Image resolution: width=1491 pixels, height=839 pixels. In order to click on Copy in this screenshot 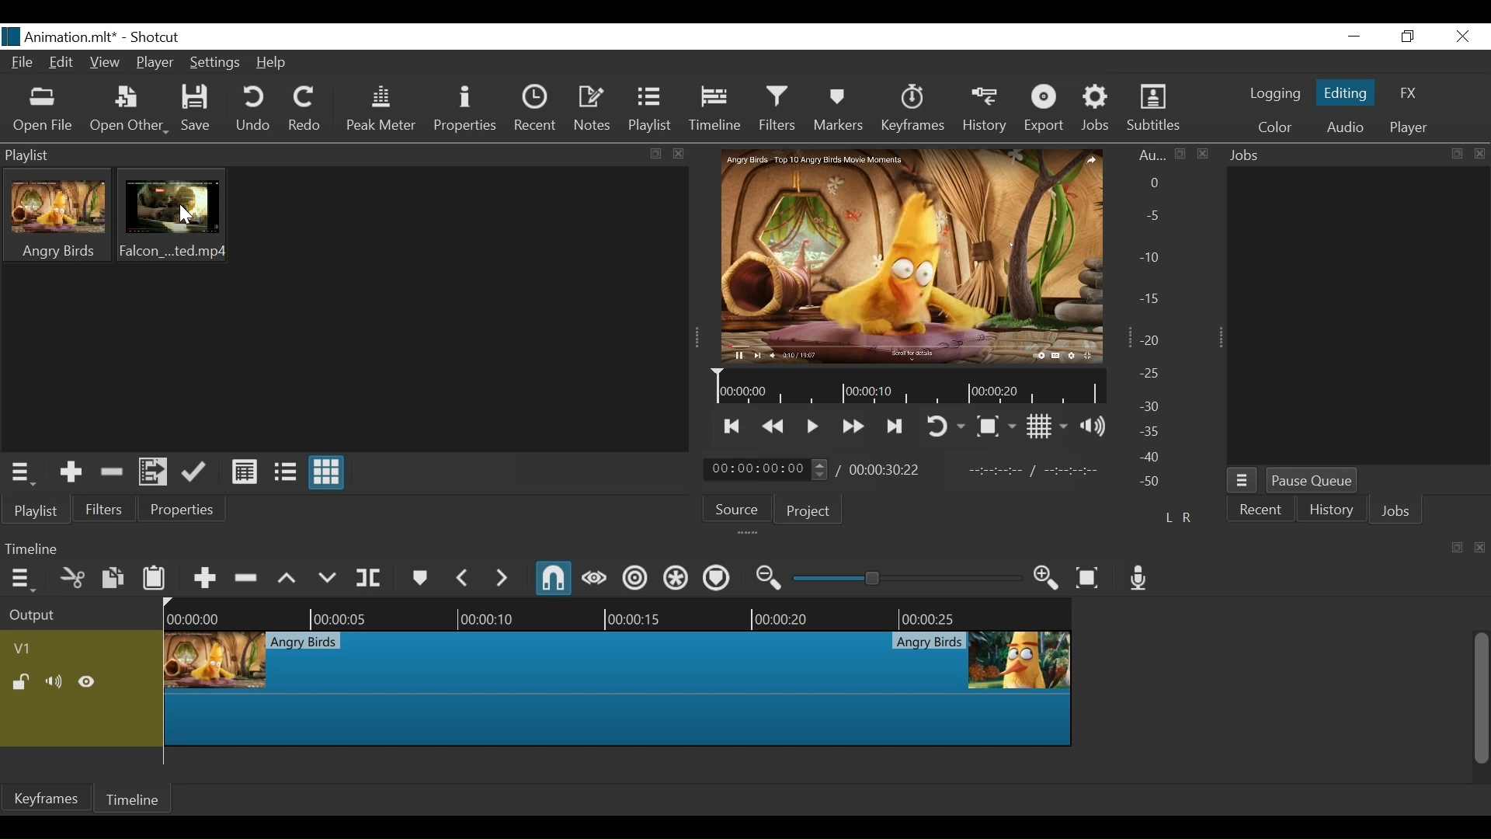, I will do `click(113, 577)`.